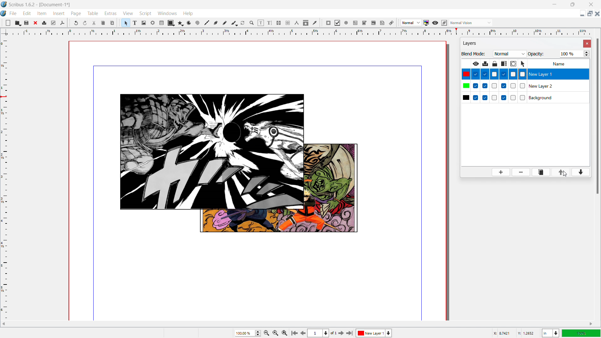 This screenshot has width=601, height=338. I want to click on arrangement of images changed, so click(238, 164).